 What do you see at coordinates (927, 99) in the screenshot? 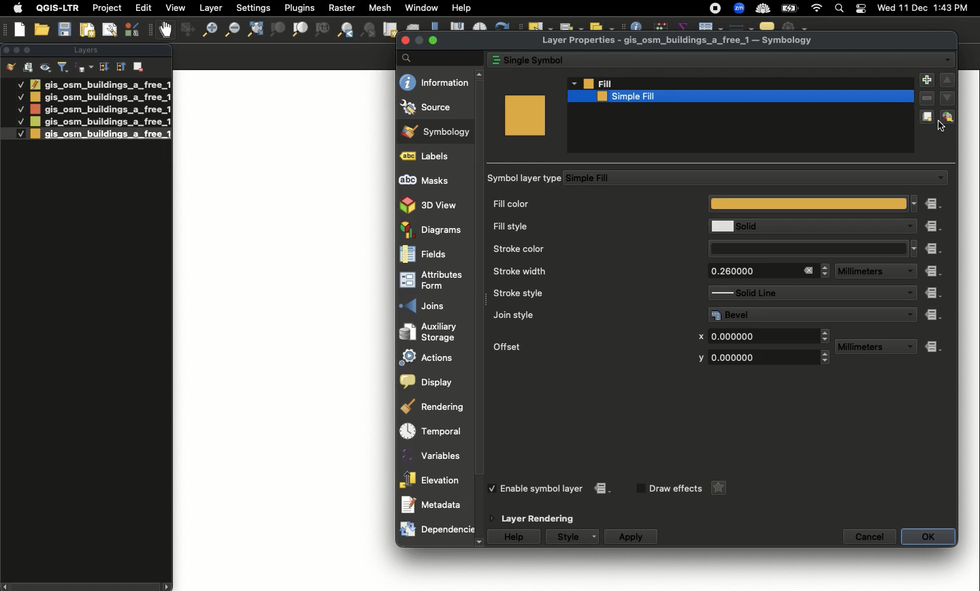
I see `Remove` at bounding box center [927, 99].